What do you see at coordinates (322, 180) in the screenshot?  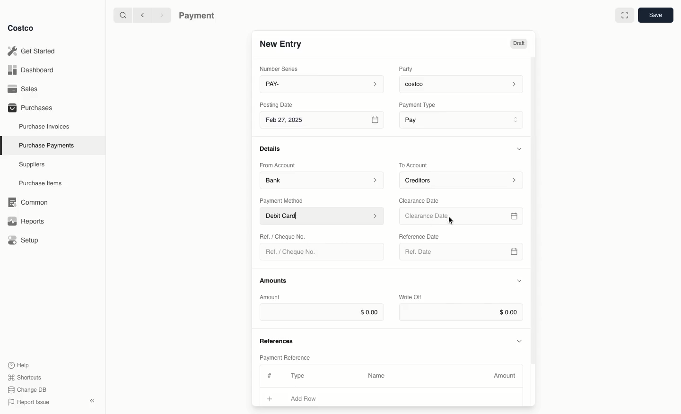 I see `Bank` at bounding box center [322, 180].